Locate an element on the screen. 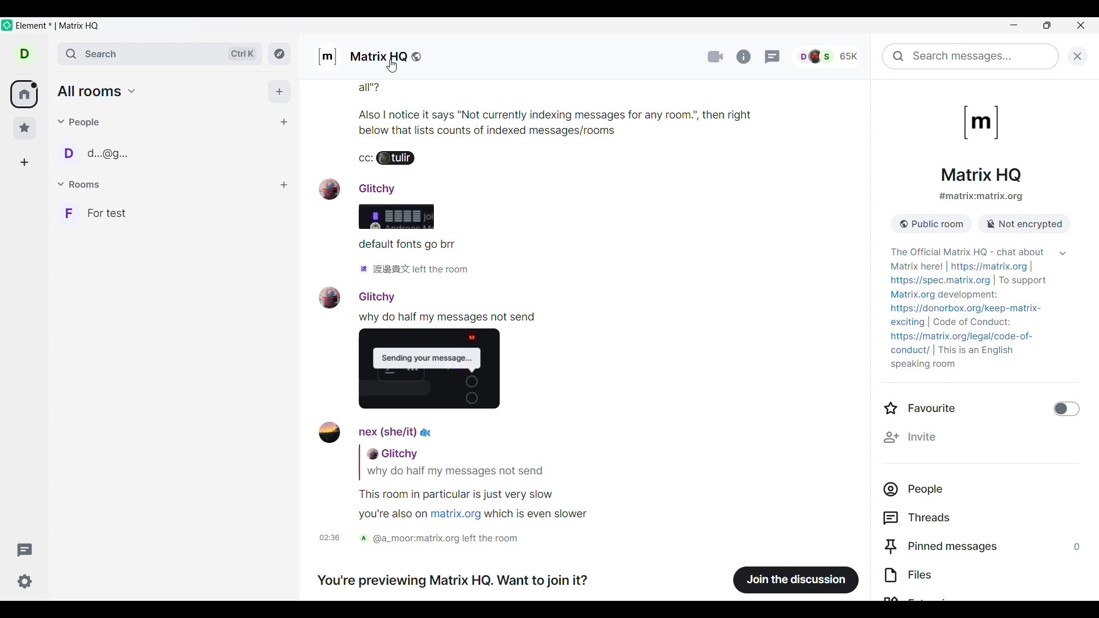 Image resolution: width=1099 pixels, height=618 pixels. room options is located at coordinates (284, 185).